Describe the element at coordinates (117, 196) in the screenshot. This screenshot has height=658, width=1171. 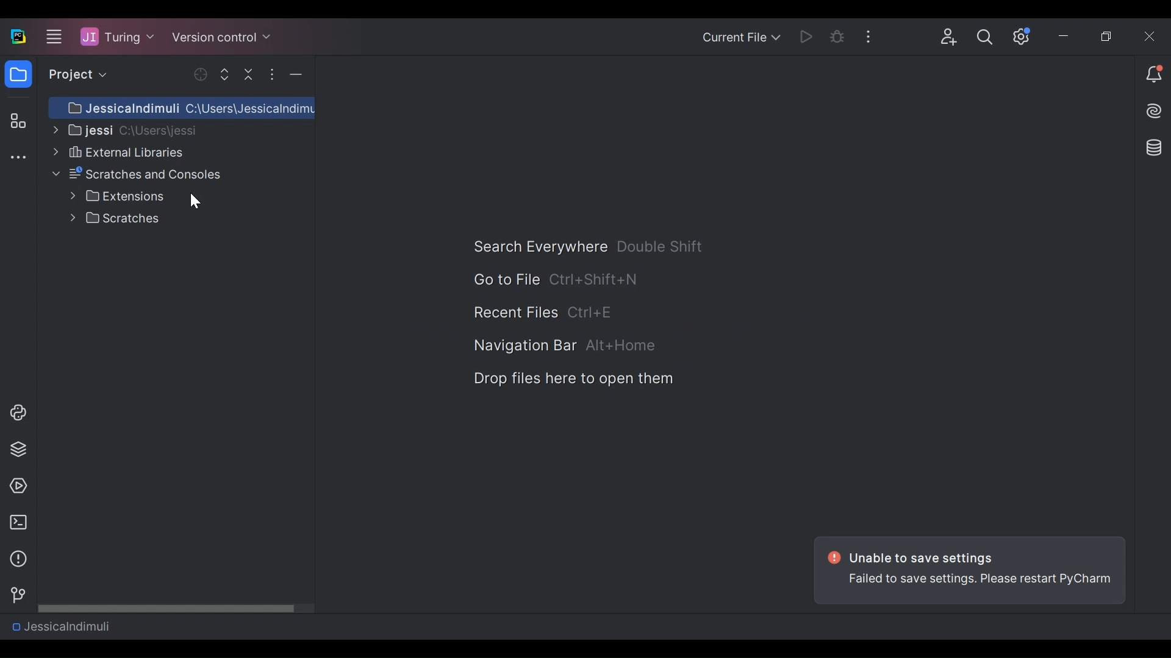
I see `Extensions` at that location.